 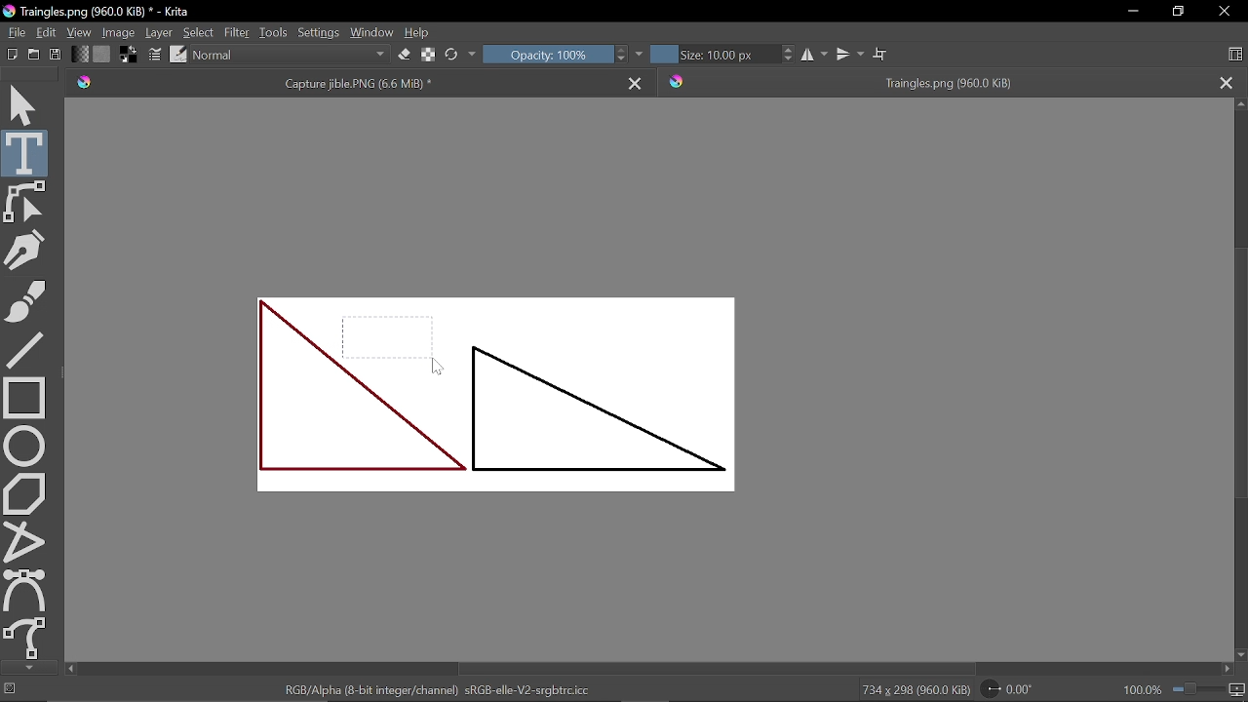 What do you see at coordinates (1223, 12) in the screenshot?
I see `Close window` at bounding box center [1223, 12].